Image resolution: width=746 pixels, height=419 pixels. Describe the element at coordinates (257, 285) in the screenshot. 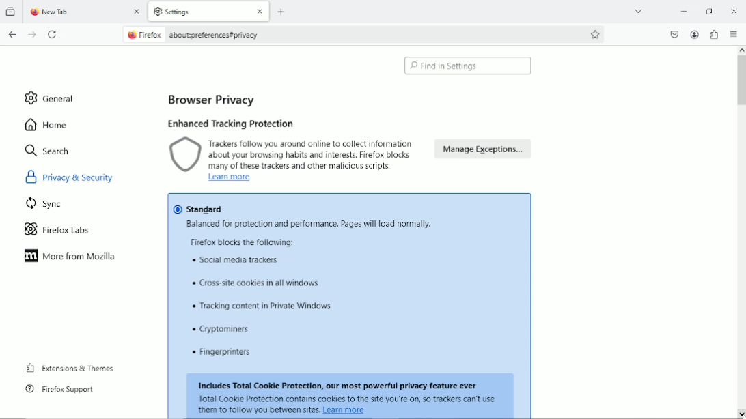

I see `|  Cross-site cookies in all windows` at that location.